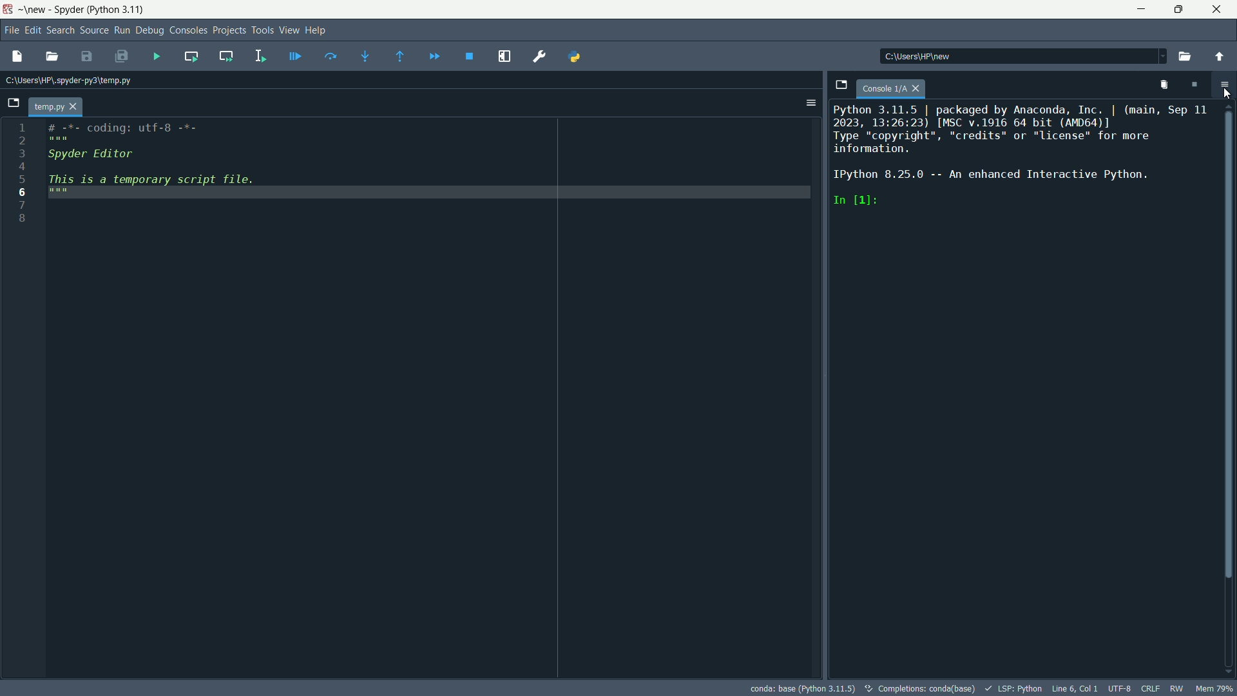 Image resolution: width=1237 pixels, height=696 pixels. Describe the element at coordinates (150, 30) in the screenshot. I see `debug menu` at that location.